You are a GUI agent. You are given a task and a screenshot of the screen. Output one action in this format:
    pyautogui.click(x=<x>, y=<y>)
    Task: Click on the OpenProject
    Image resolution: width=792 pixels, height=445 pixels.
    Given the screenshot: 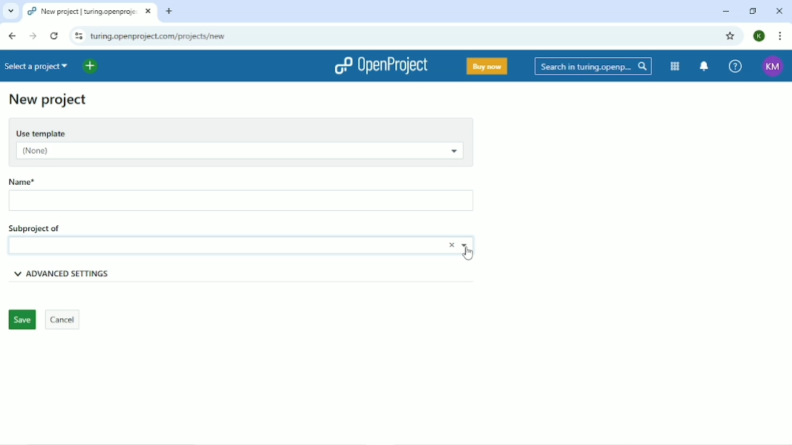 What is the action you would take?
    pyautogui.click(x=381, y=66)
    